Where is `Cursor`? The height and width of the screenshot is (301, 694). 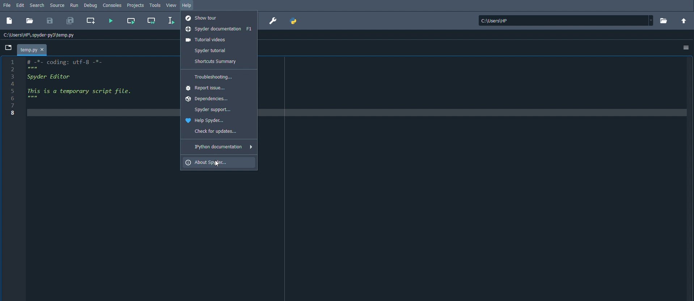
Cursor is located at coordinates (217, 164).